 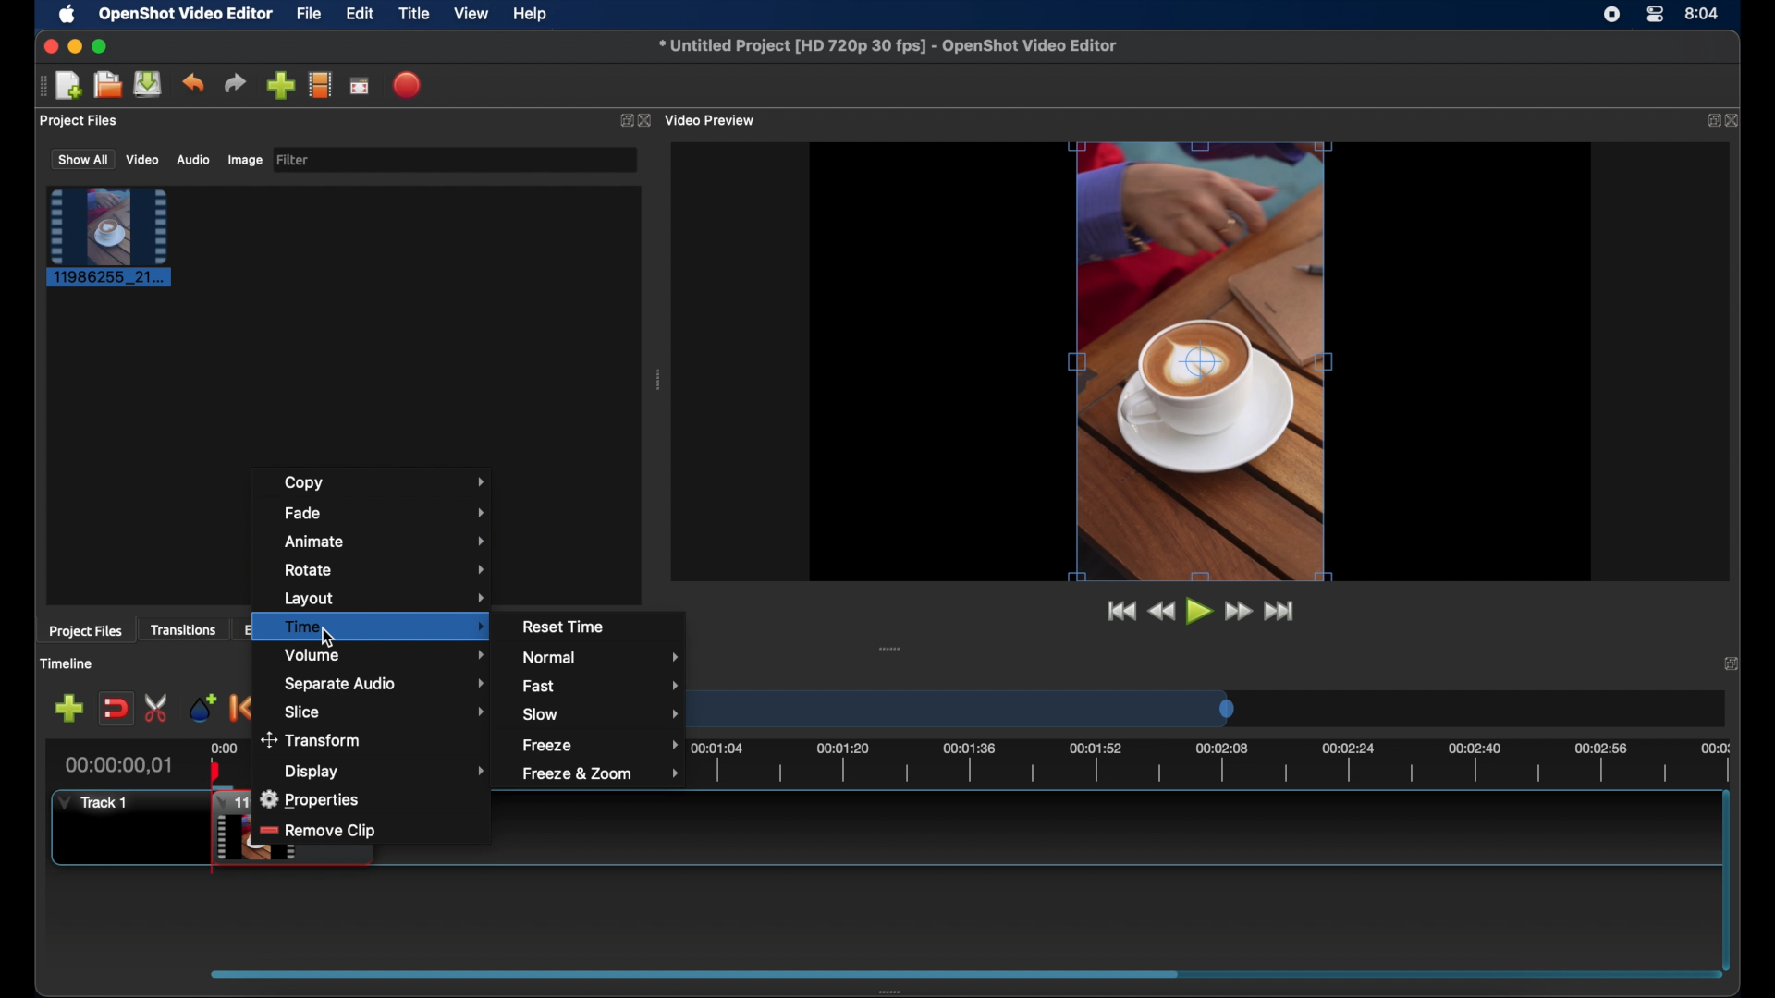 I want to click on separate audio menu, so click(x=387, y=683).